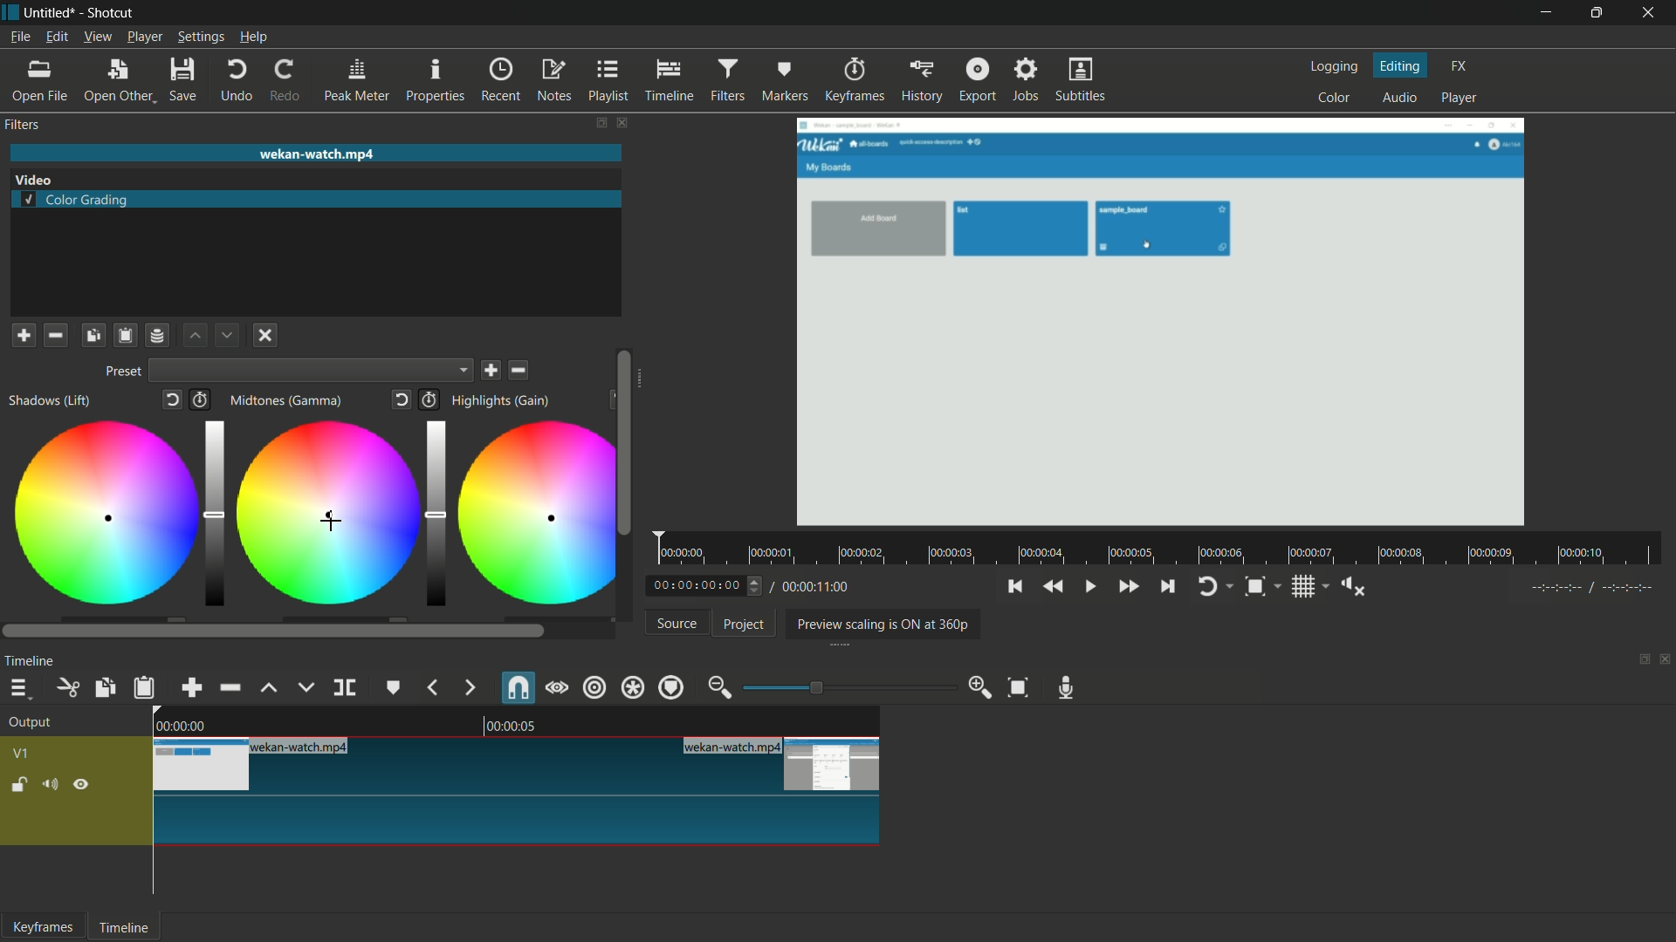 This screenshot has width=1676, height=942. I want to click on save, so click(491, 371).